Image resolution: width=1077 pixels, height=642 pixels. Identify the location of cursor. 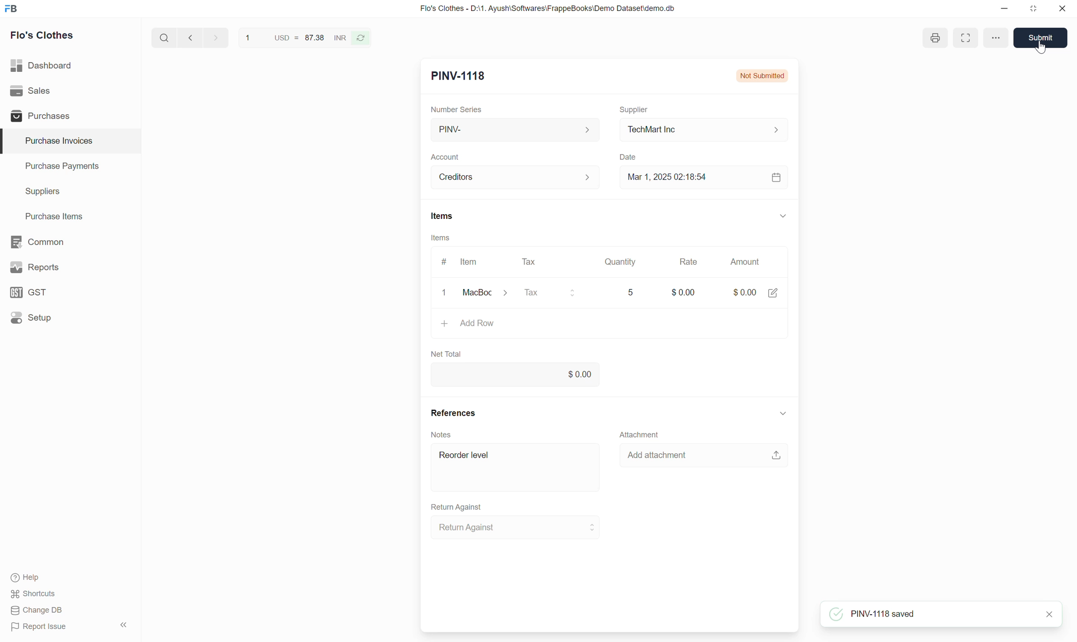
(1042, 46).